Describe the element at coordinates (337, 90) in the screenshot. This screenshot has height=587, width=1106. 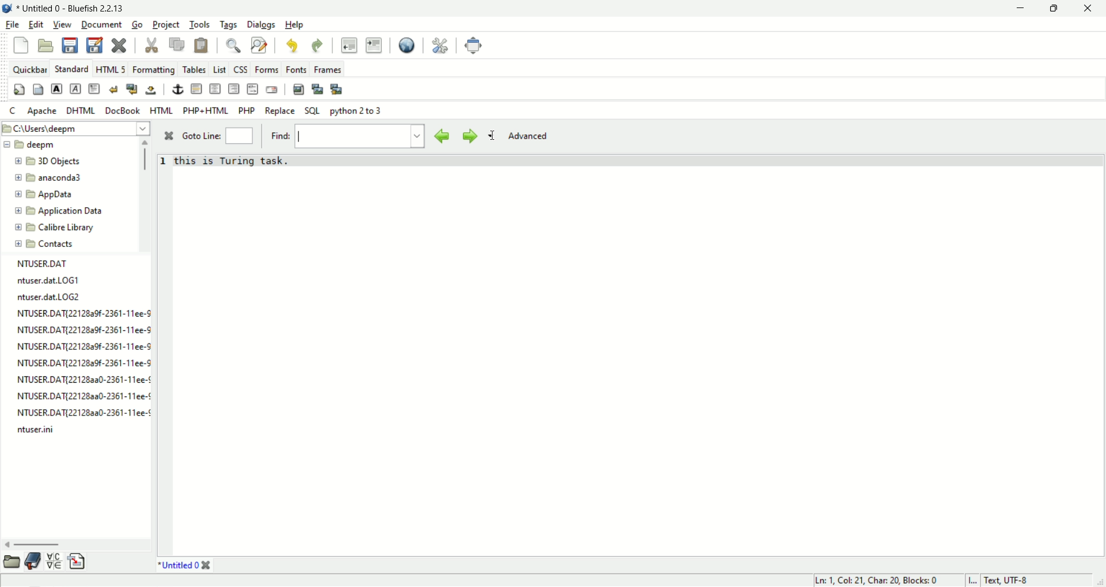
I see `multi thumbnail` at that location.